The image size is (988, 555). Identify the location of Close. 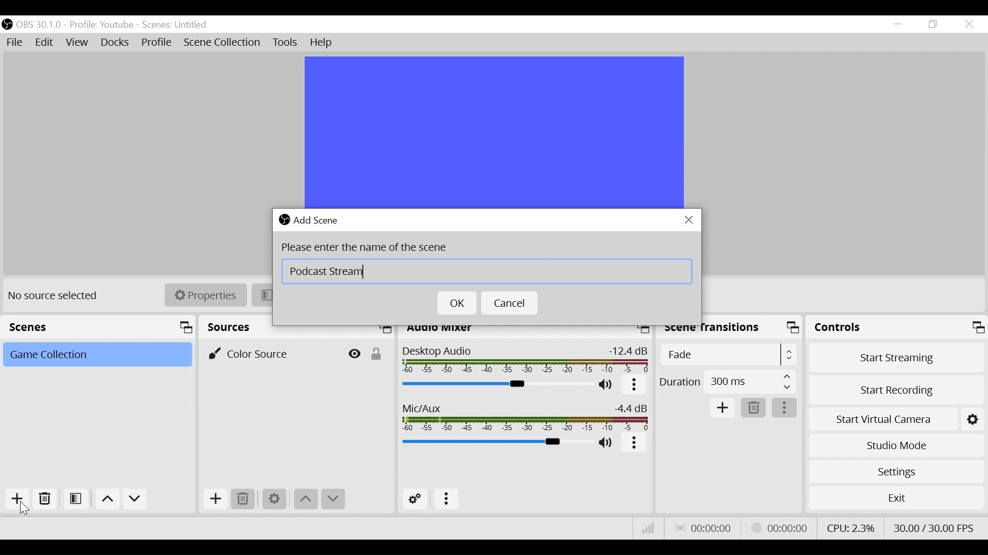
(968, 25).